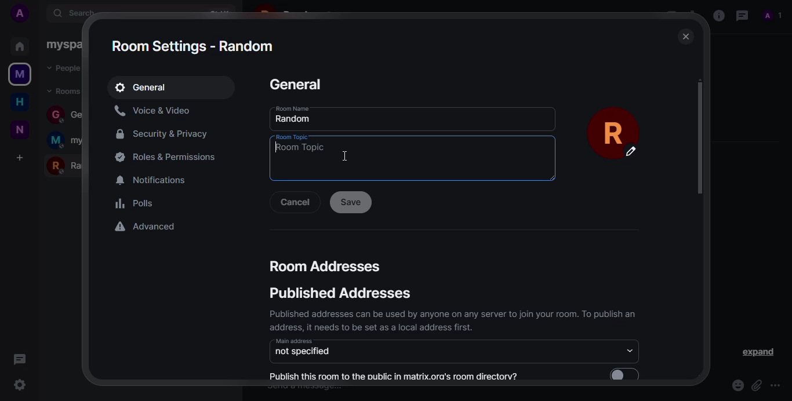 This screenshot has height=401, width=792. Describe the element at coordinates (762, 351) in the screenshot. I see `expand` at that location.